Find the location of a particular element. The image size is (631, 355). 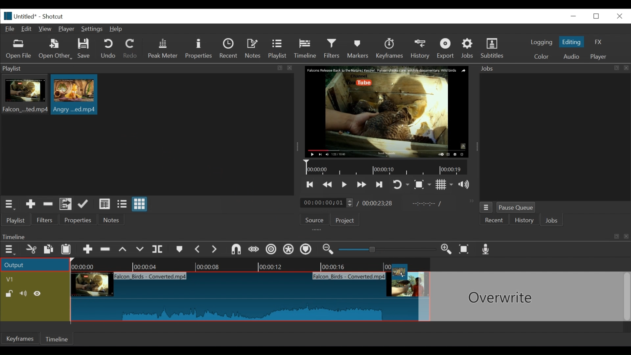

playlist is located at coordinates (15, 220).